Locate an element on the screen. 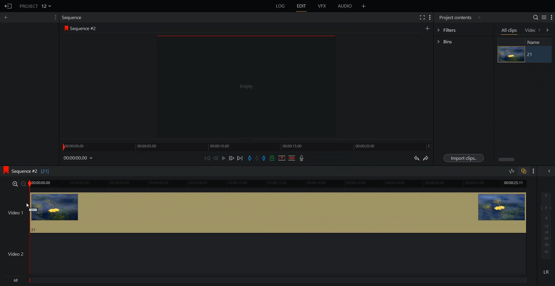  Toggle between list and tile view is located at coordinates (544, 17).